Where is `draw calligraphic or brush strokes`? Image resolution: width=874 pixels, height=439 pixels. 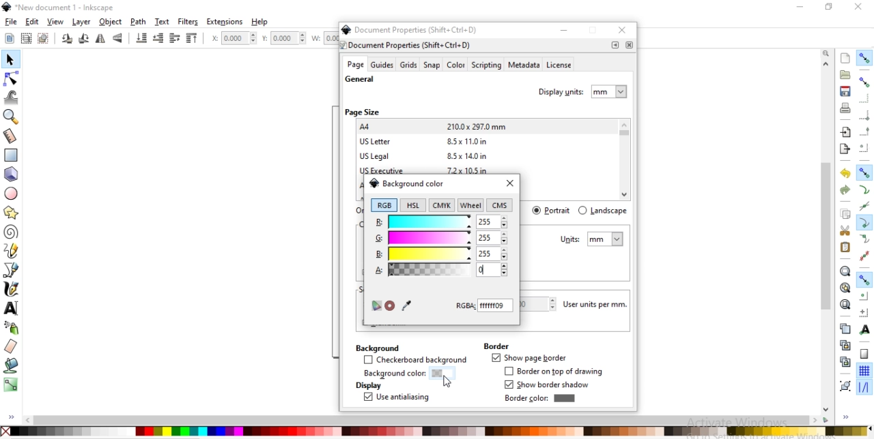 draw calligraphic or brush strokes is located at coordinates (13, 289).